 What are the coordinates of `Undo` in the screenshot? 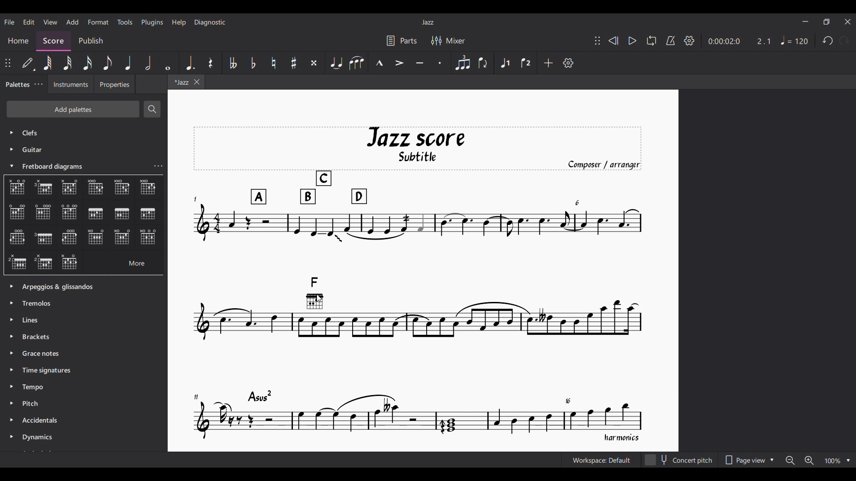 It's located at (827, 41).